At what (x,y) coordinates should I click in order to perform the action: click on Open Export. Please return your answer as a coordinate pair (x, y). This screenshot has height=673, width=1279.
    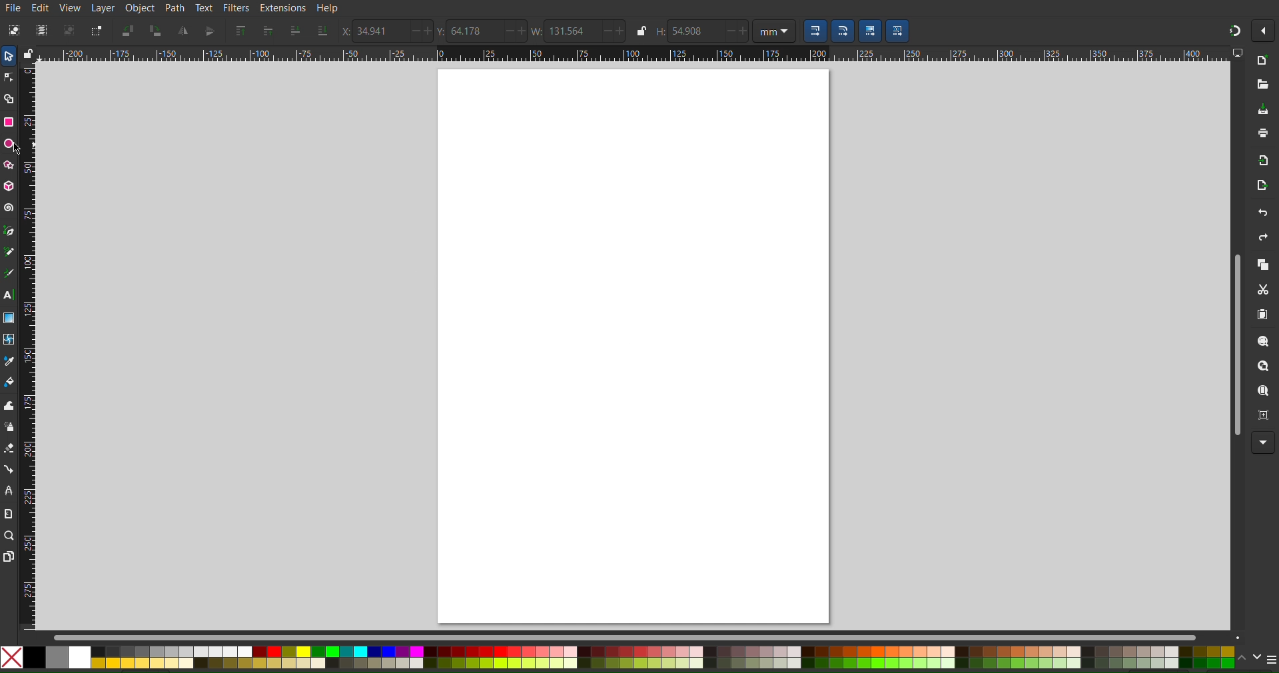
    Looking at the image, I should click on (1264, 184).